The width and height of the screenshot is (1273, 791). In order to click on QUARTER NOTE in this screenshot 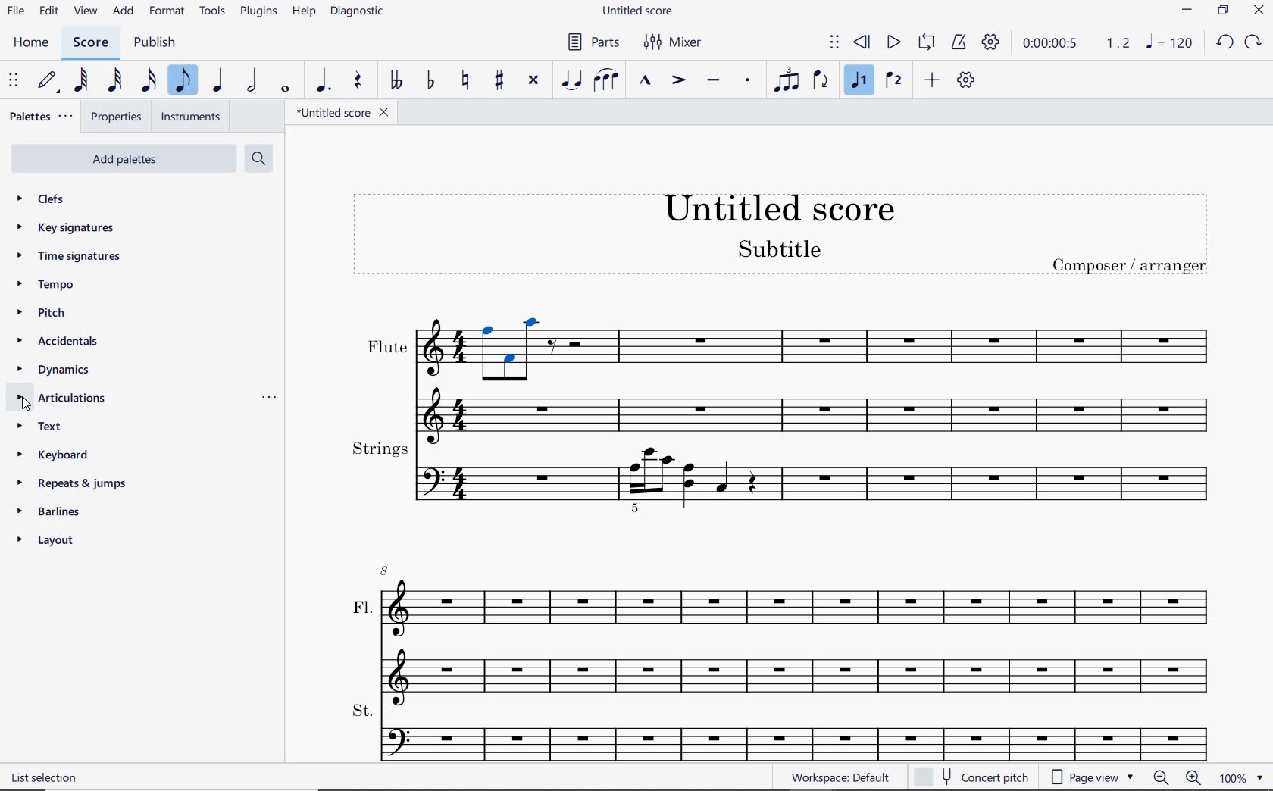, I will do `click(218, 83)`.